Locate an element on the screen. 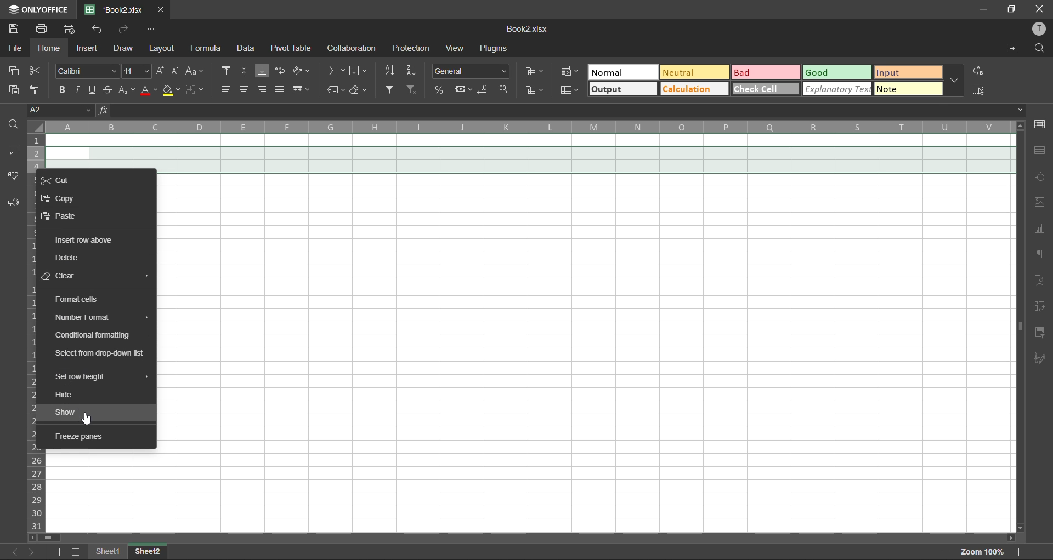 This screenshot has height=560, width=1053. freeze panes is located at coordinates (82, 436).